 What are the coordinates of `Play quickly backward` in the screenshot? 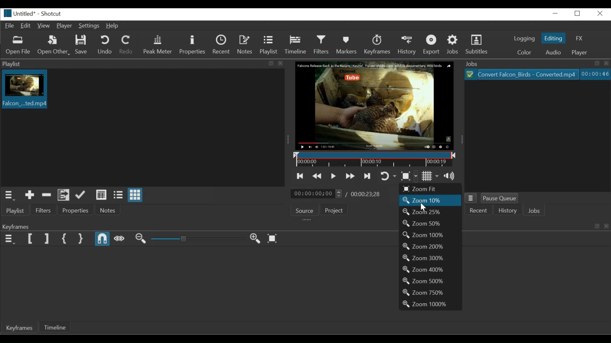 It's located at (318, 176).